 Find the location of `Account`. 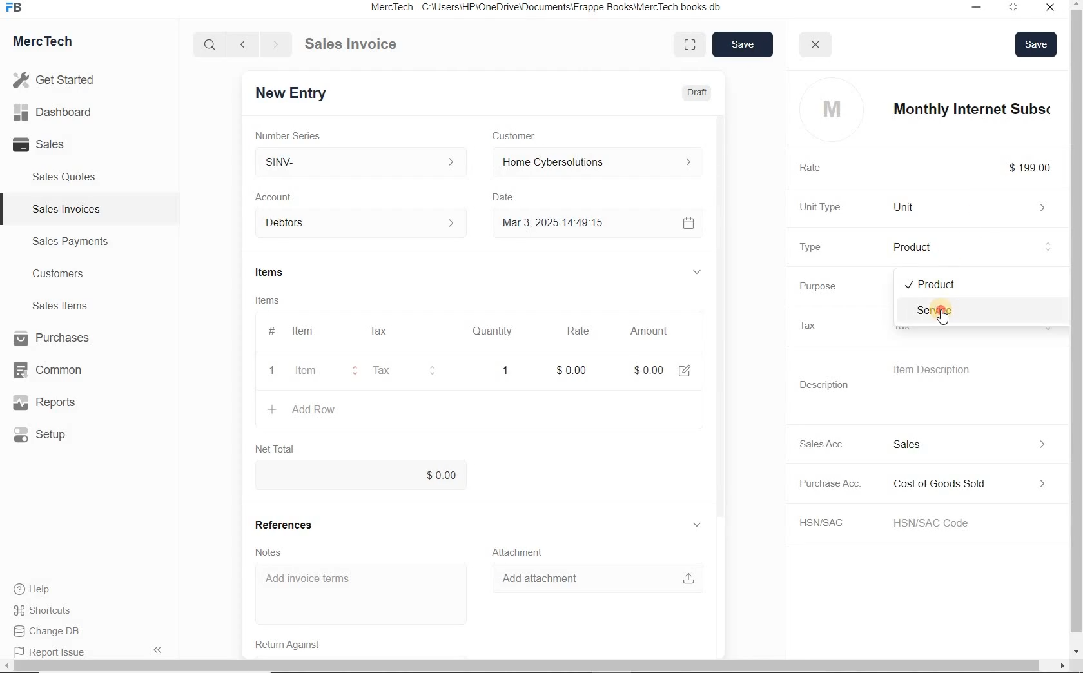

Account is located at coordinates (284, 197).